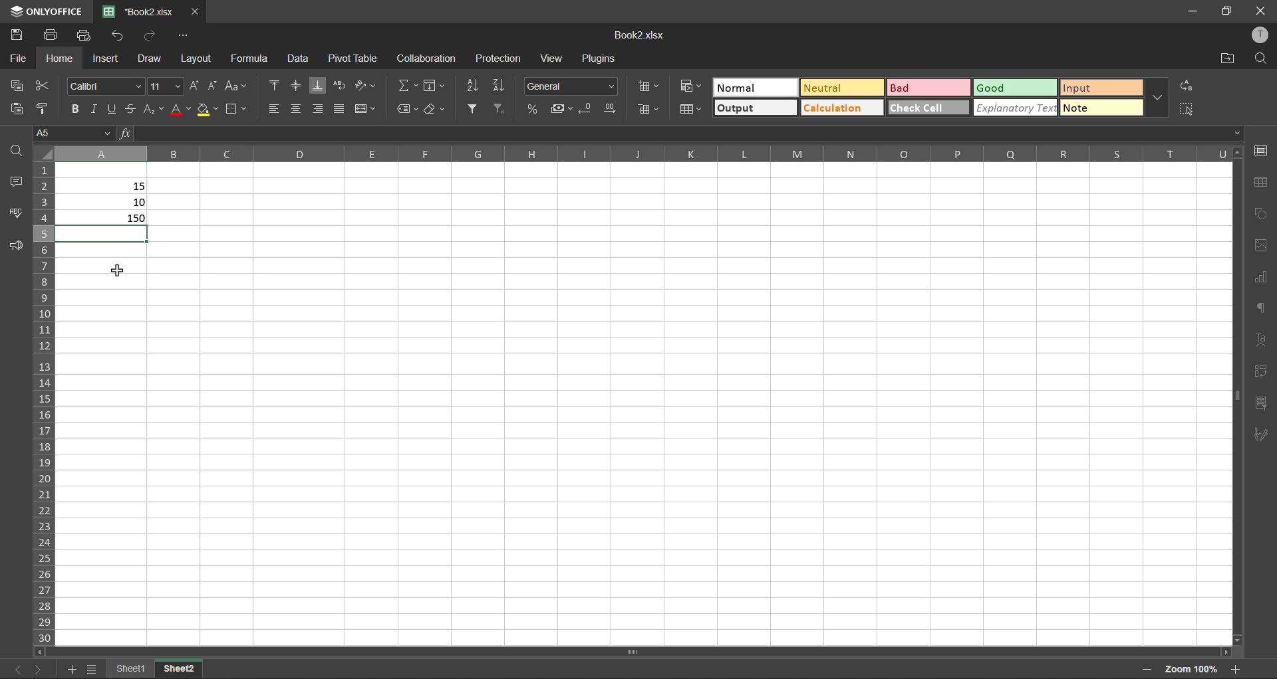 The image size is (1277, 679). I want to click on clear filter, so click(500, 110).